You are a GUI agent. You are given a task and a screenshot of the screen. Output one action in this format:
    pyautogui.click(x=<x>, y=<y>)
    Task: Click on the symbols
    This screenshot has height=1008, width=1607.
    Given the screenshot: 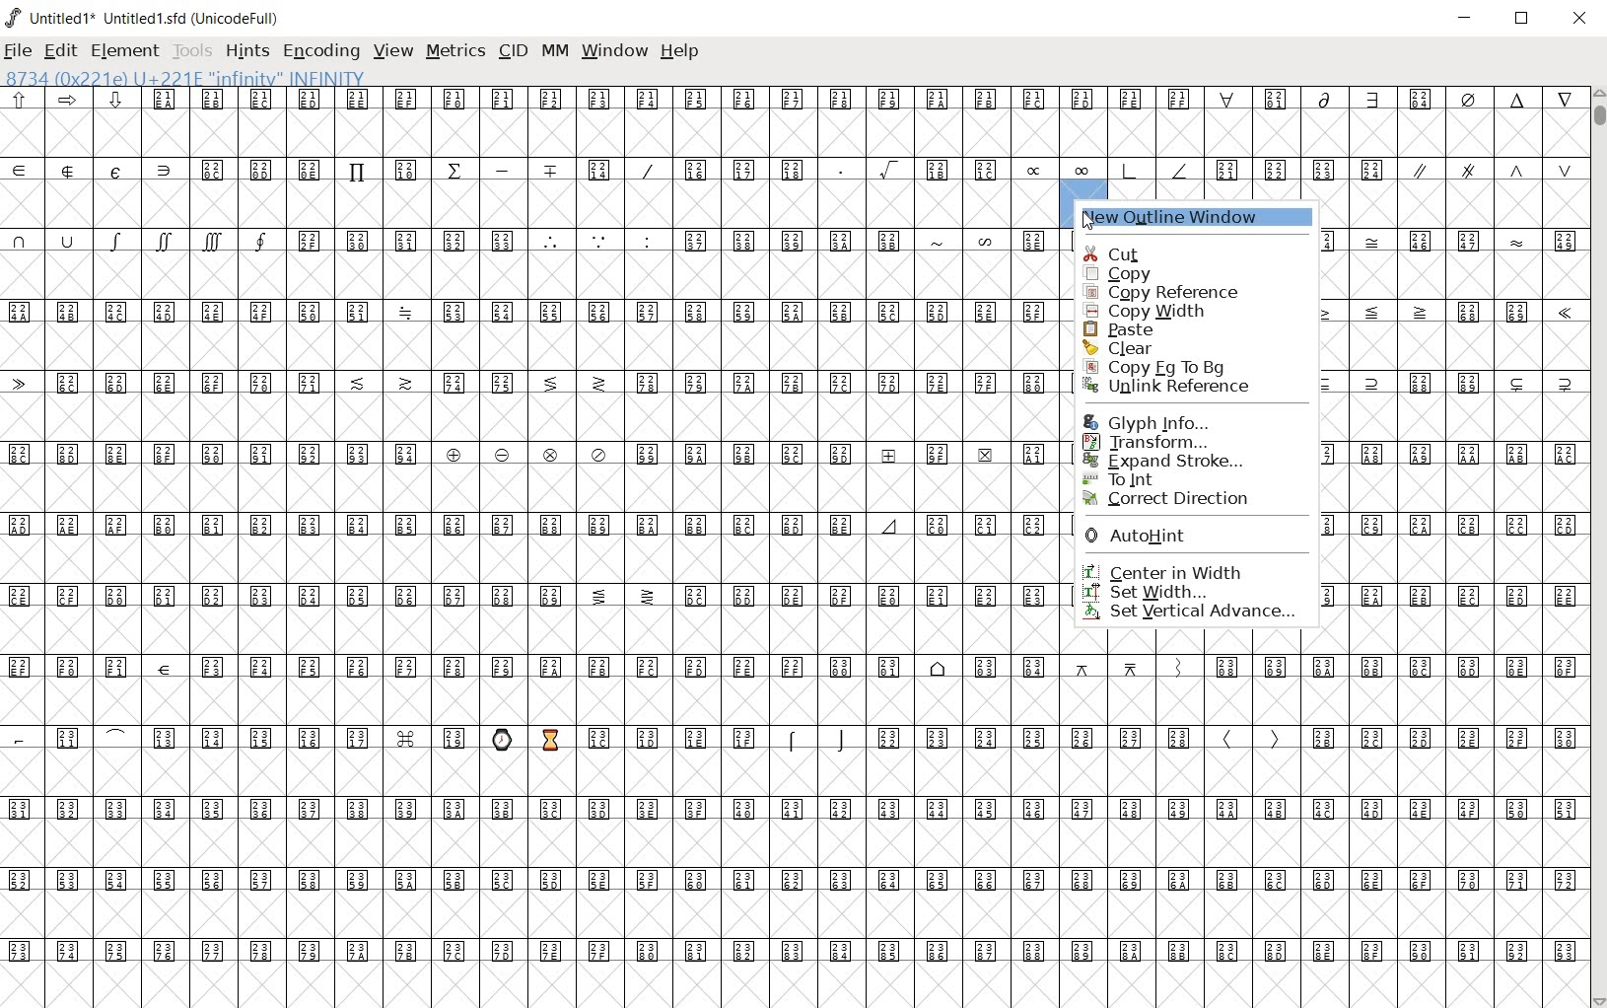 What is the action you would take?
    pyautogui.click(x=1105, y=170)
    